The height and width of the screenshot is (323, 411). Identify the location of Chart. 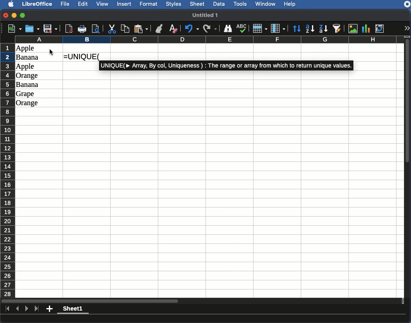
(366, 29).